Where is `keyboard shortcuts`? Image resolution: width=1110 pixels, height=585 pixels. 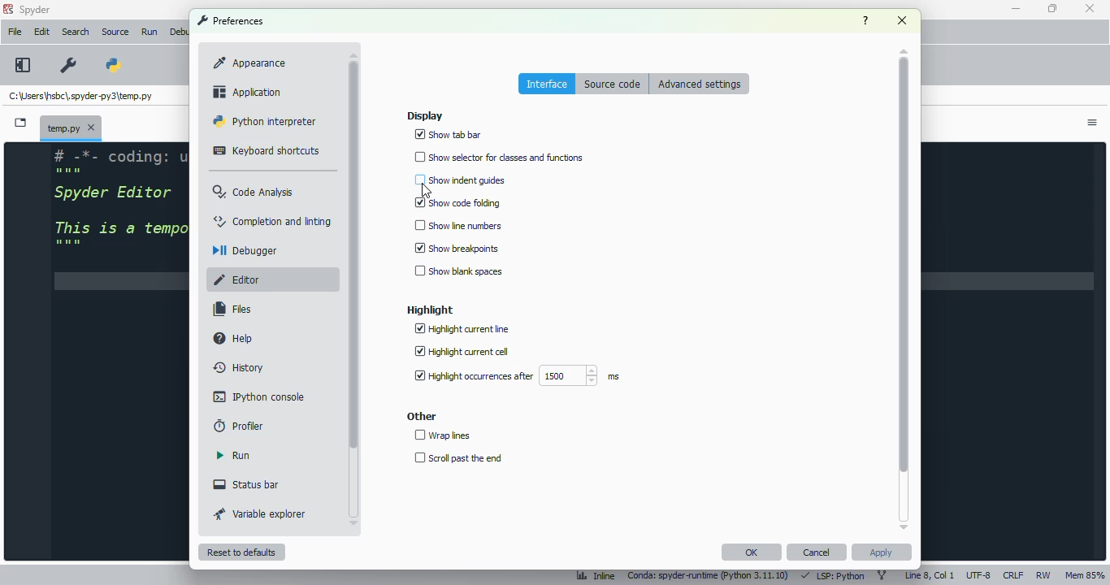
keyboard shortcuts is located at coordinates (268, 150).